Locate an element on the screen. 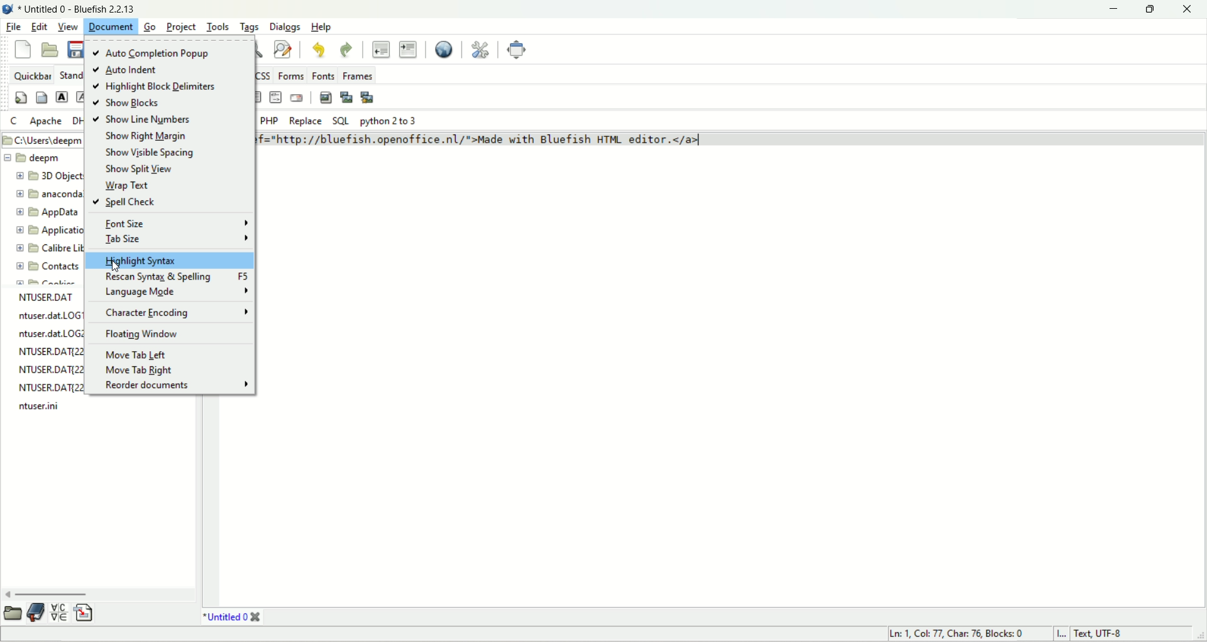  anaconda is located at coordinates (50, 193).